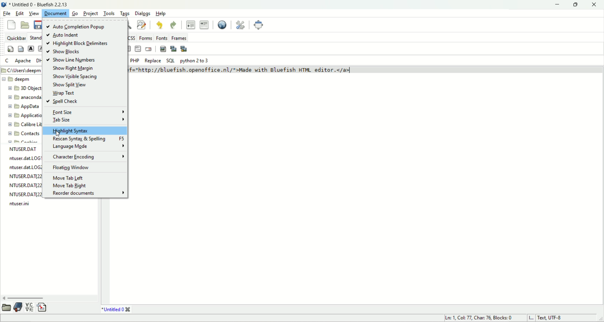  I want to click on apache, so click(23, 62).